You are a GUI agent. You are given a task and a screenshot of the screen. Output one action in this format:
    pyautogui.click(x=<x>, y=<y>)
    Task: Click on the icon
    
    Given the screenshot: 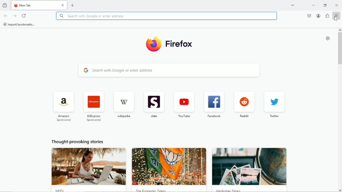 What is the action you would take?
    pyautogui.click(x=152, y=43)
    